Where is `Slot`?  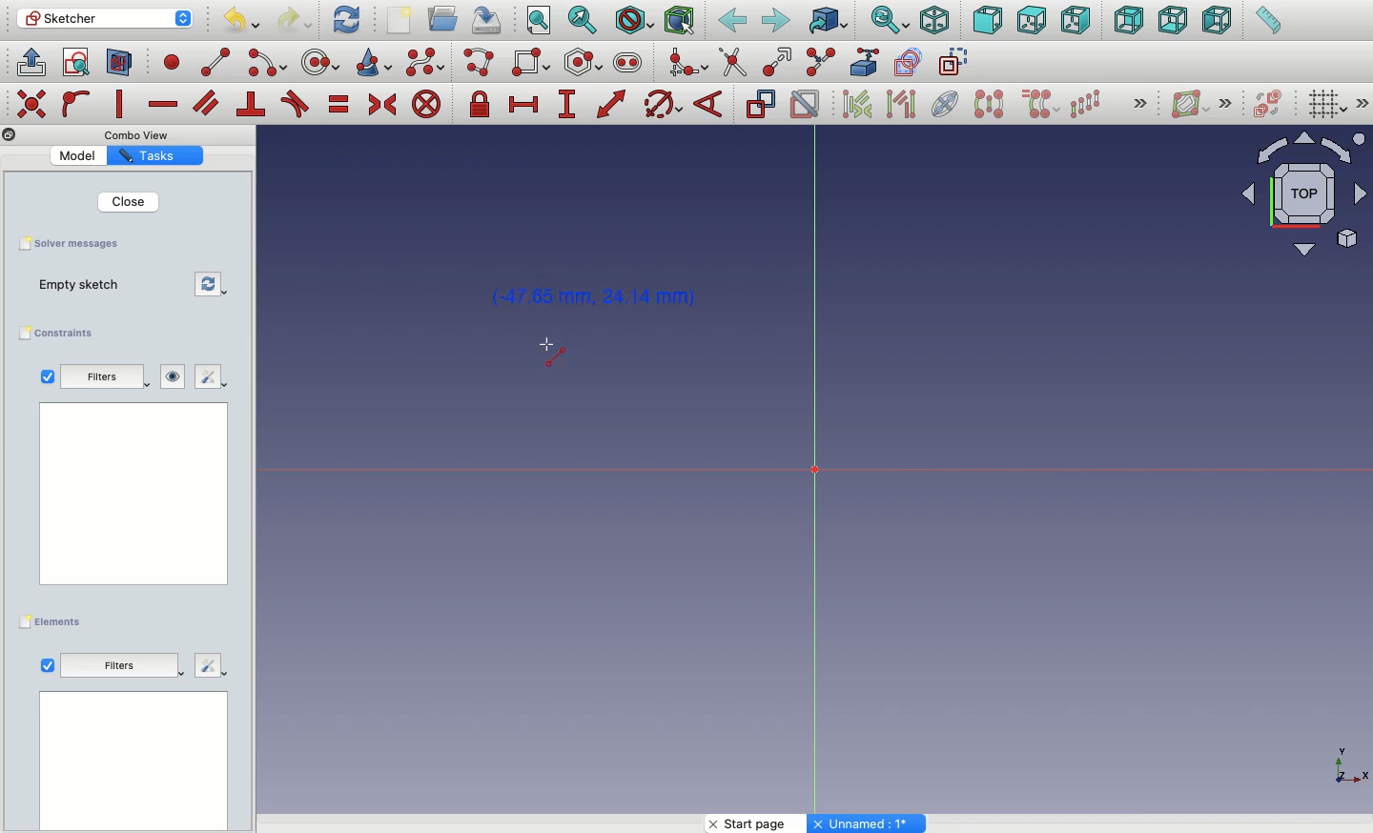 Slot is located at coordinates (628, 63).